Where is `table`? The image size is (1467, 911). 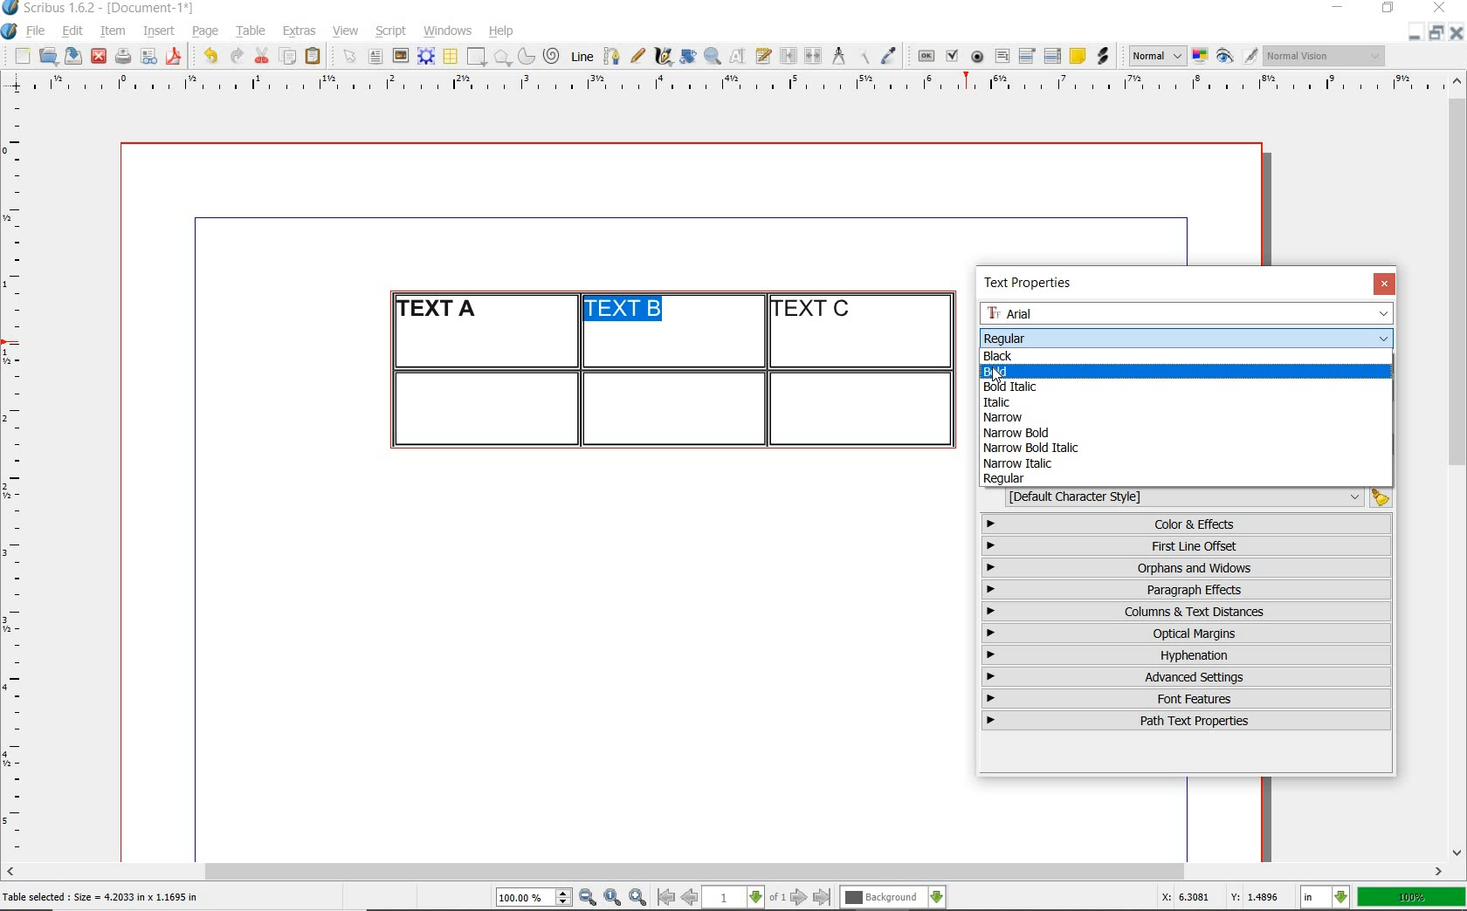 table is located at coordinates (451, 57).